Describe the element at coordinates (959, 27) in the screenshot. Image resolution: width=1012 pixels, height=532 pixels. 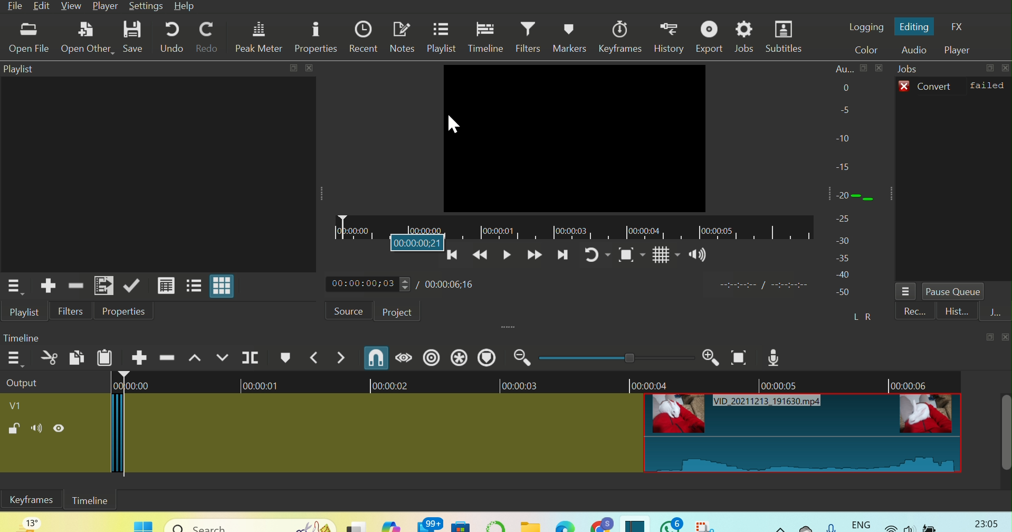
I see `FX` at that location.